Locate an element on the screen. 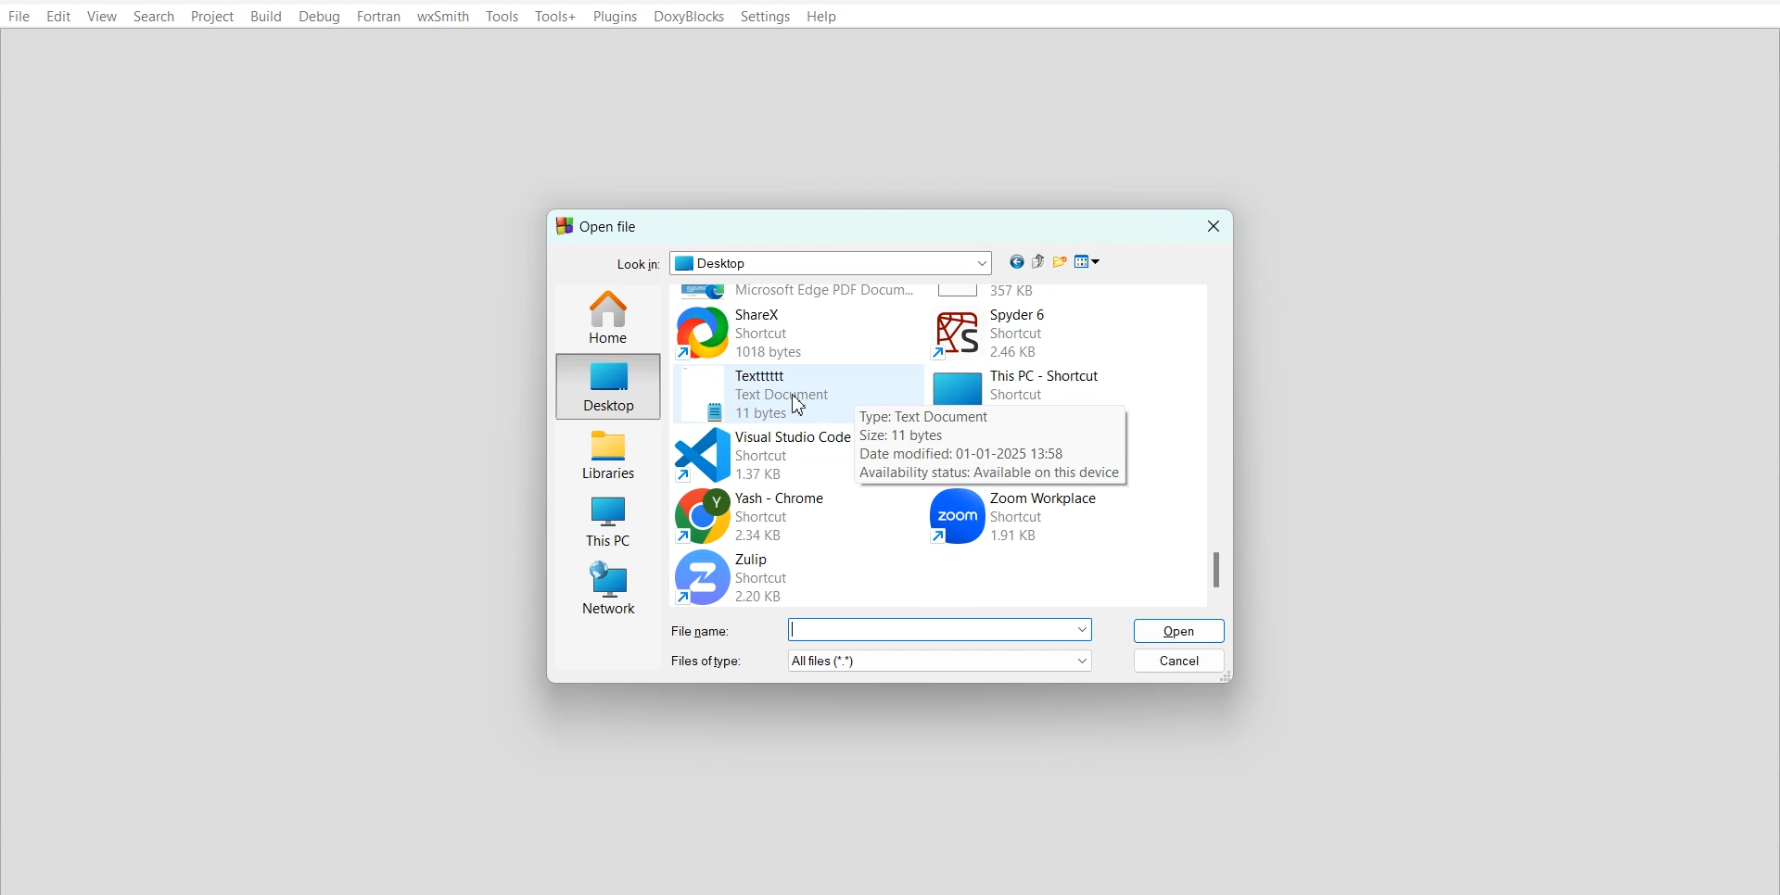  Tools+ is located at coordinates (556, 17).